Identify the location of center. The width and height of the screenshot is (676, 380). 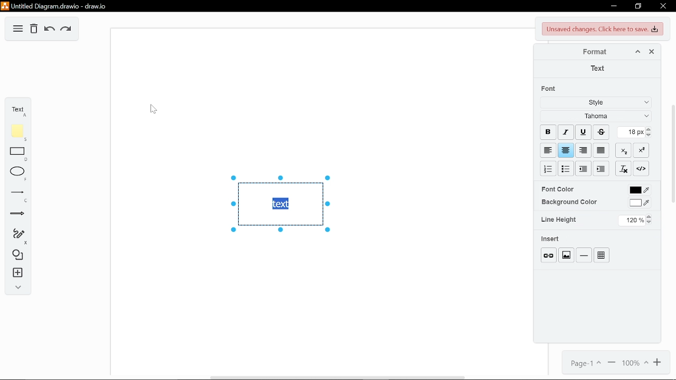
(566, 150).